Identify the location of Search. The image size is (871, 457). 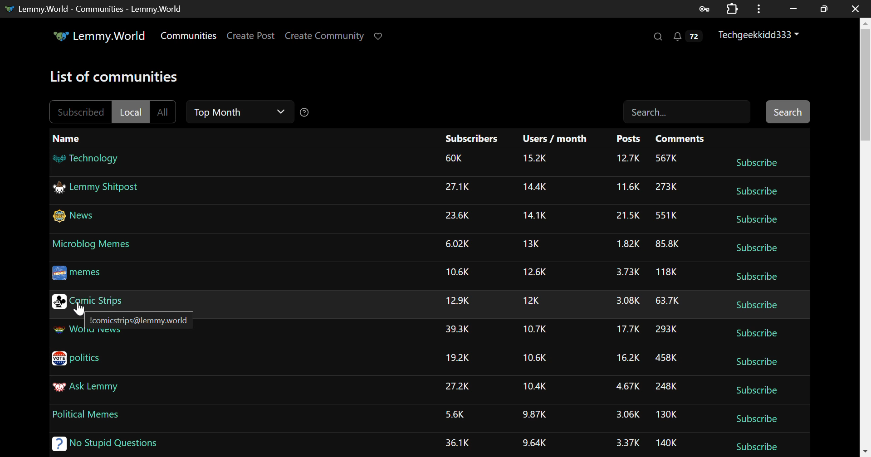
(688, 111).